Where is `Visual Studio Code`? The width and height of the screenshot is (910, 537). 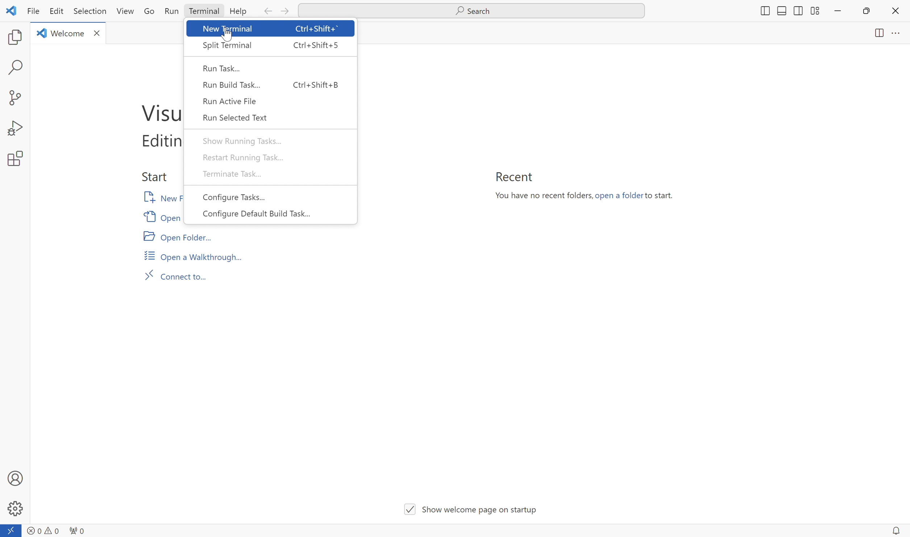 Visual Studio Code is located at coordinates (158, 111).